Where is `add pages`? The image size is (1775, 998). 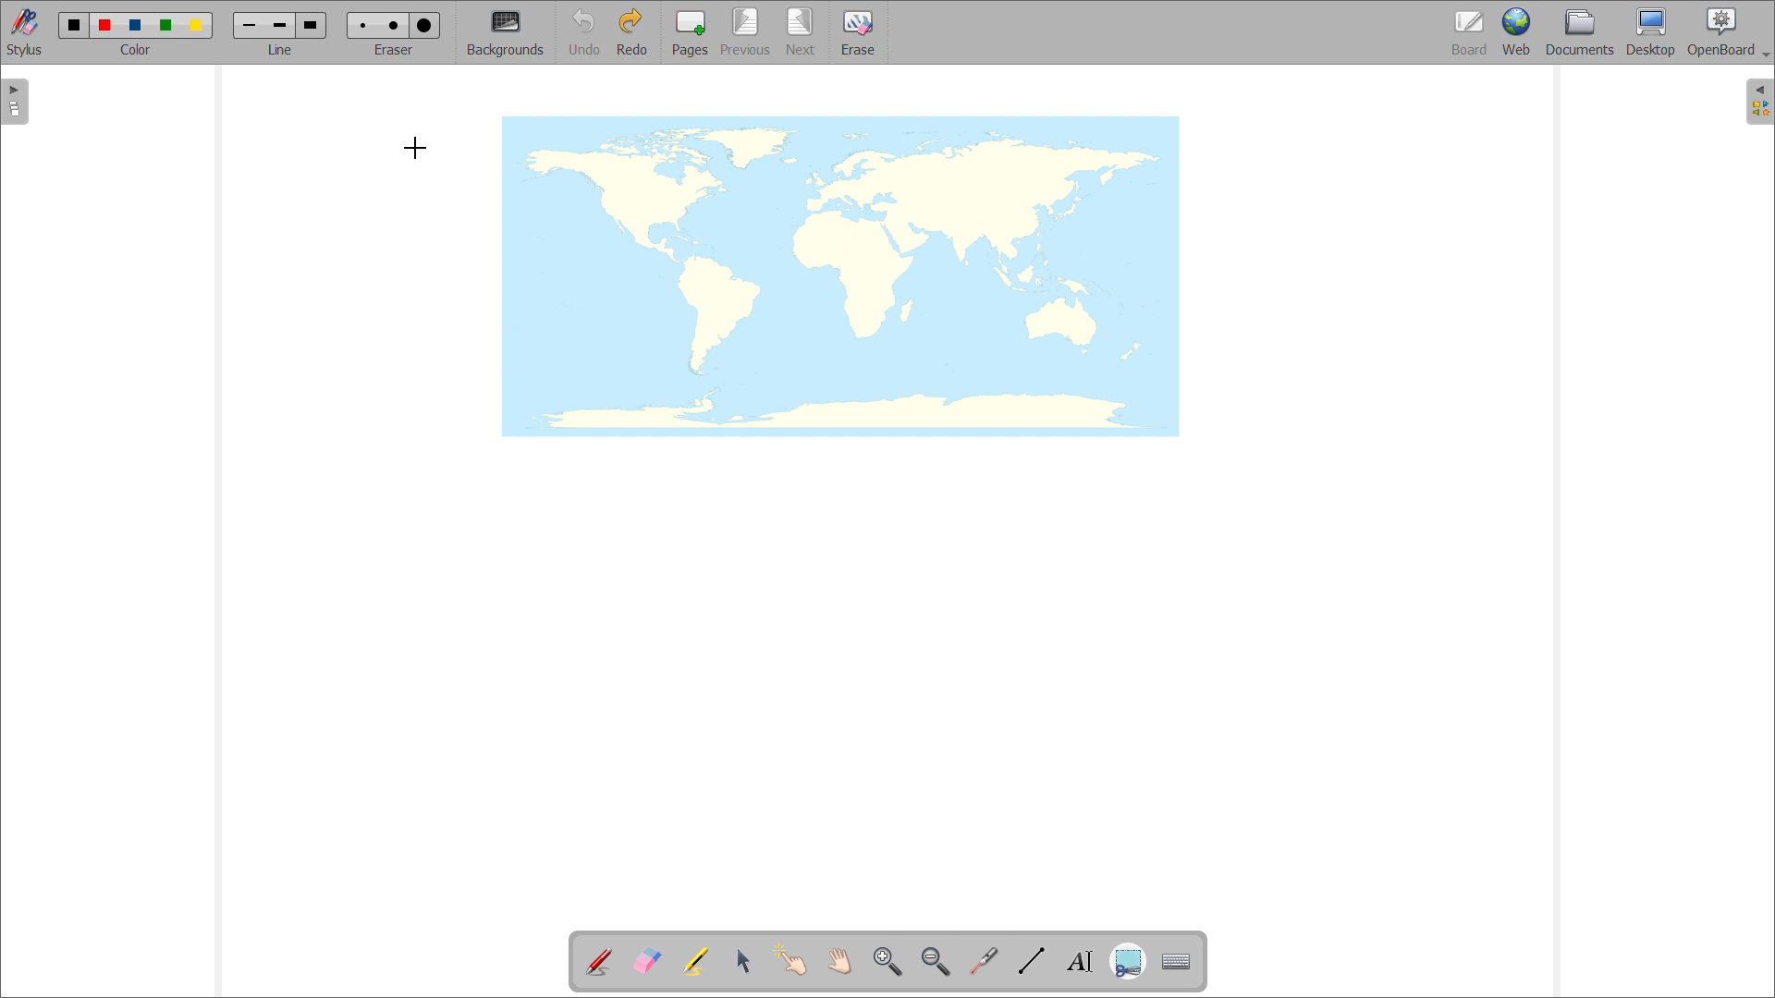
add pages is located at coordinates (691, 32).